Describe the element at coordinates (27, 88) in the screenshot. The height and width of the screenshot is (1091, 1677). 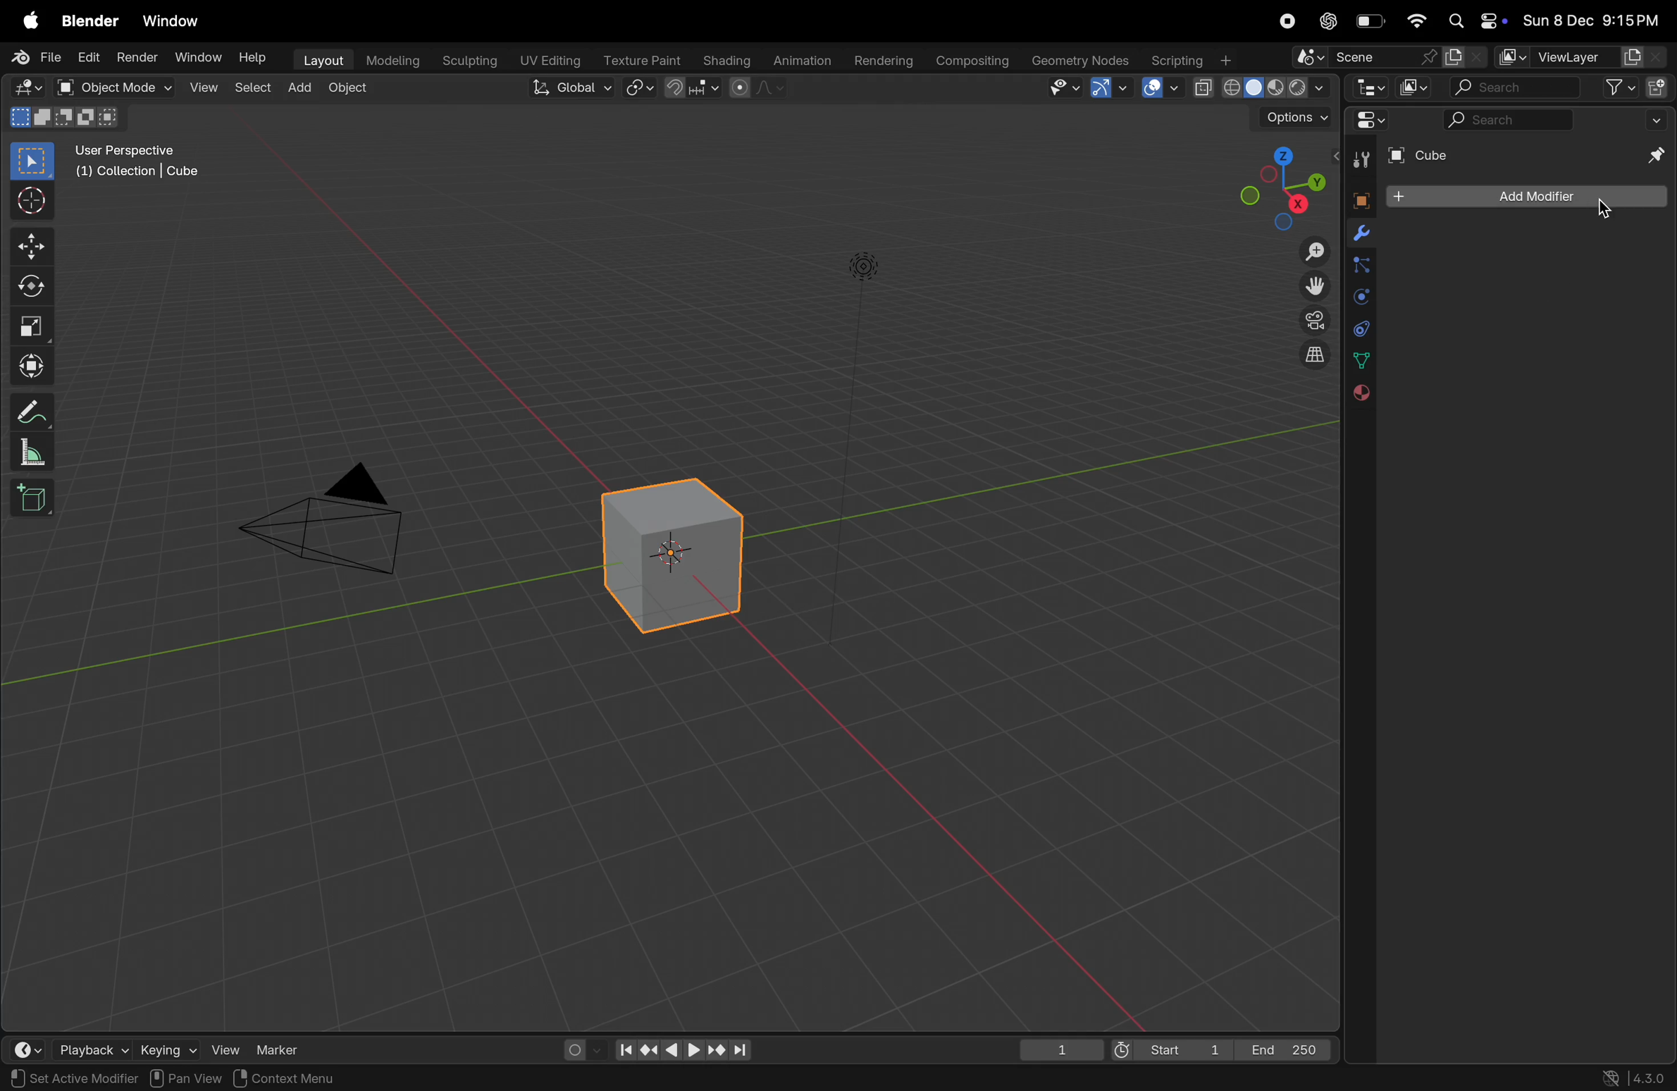
I see `editor type` at that location.